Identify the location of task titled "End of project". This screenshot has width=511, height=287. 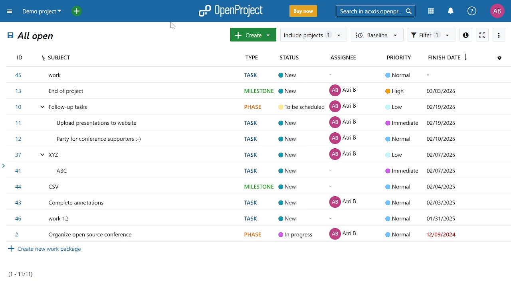
(261, 138).